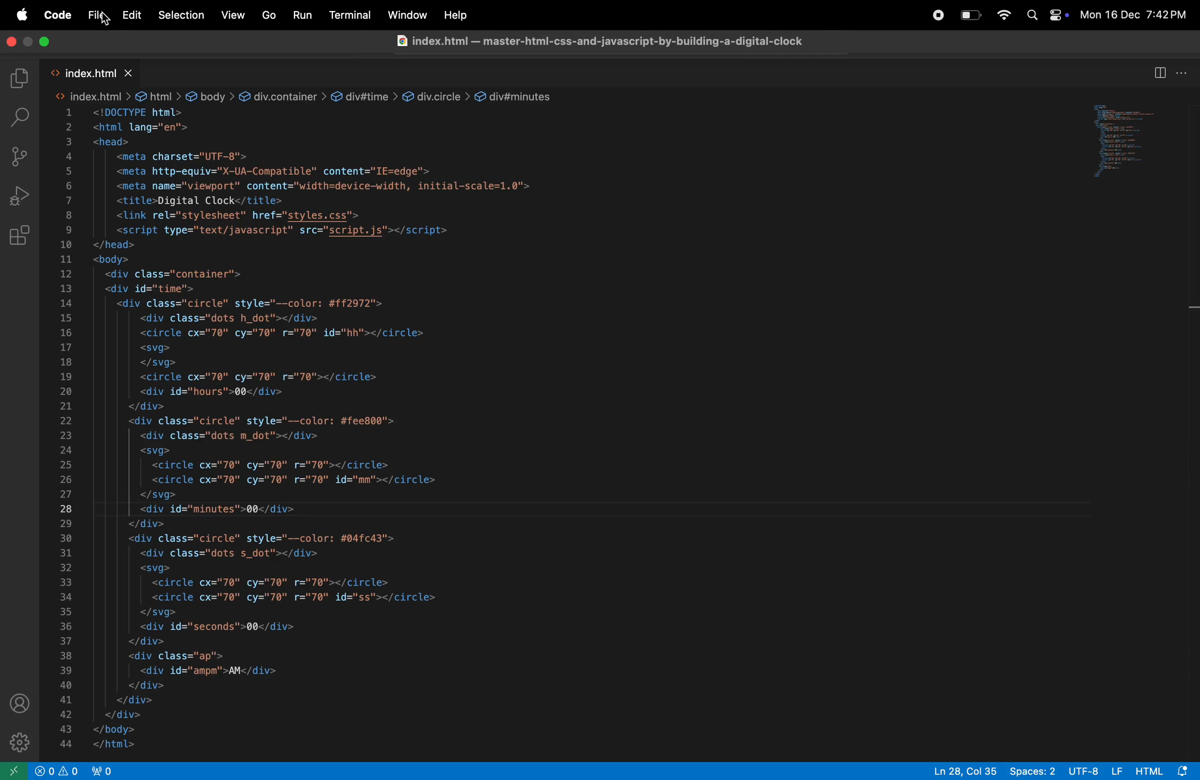  I want to click on explore, so click(20, 78).